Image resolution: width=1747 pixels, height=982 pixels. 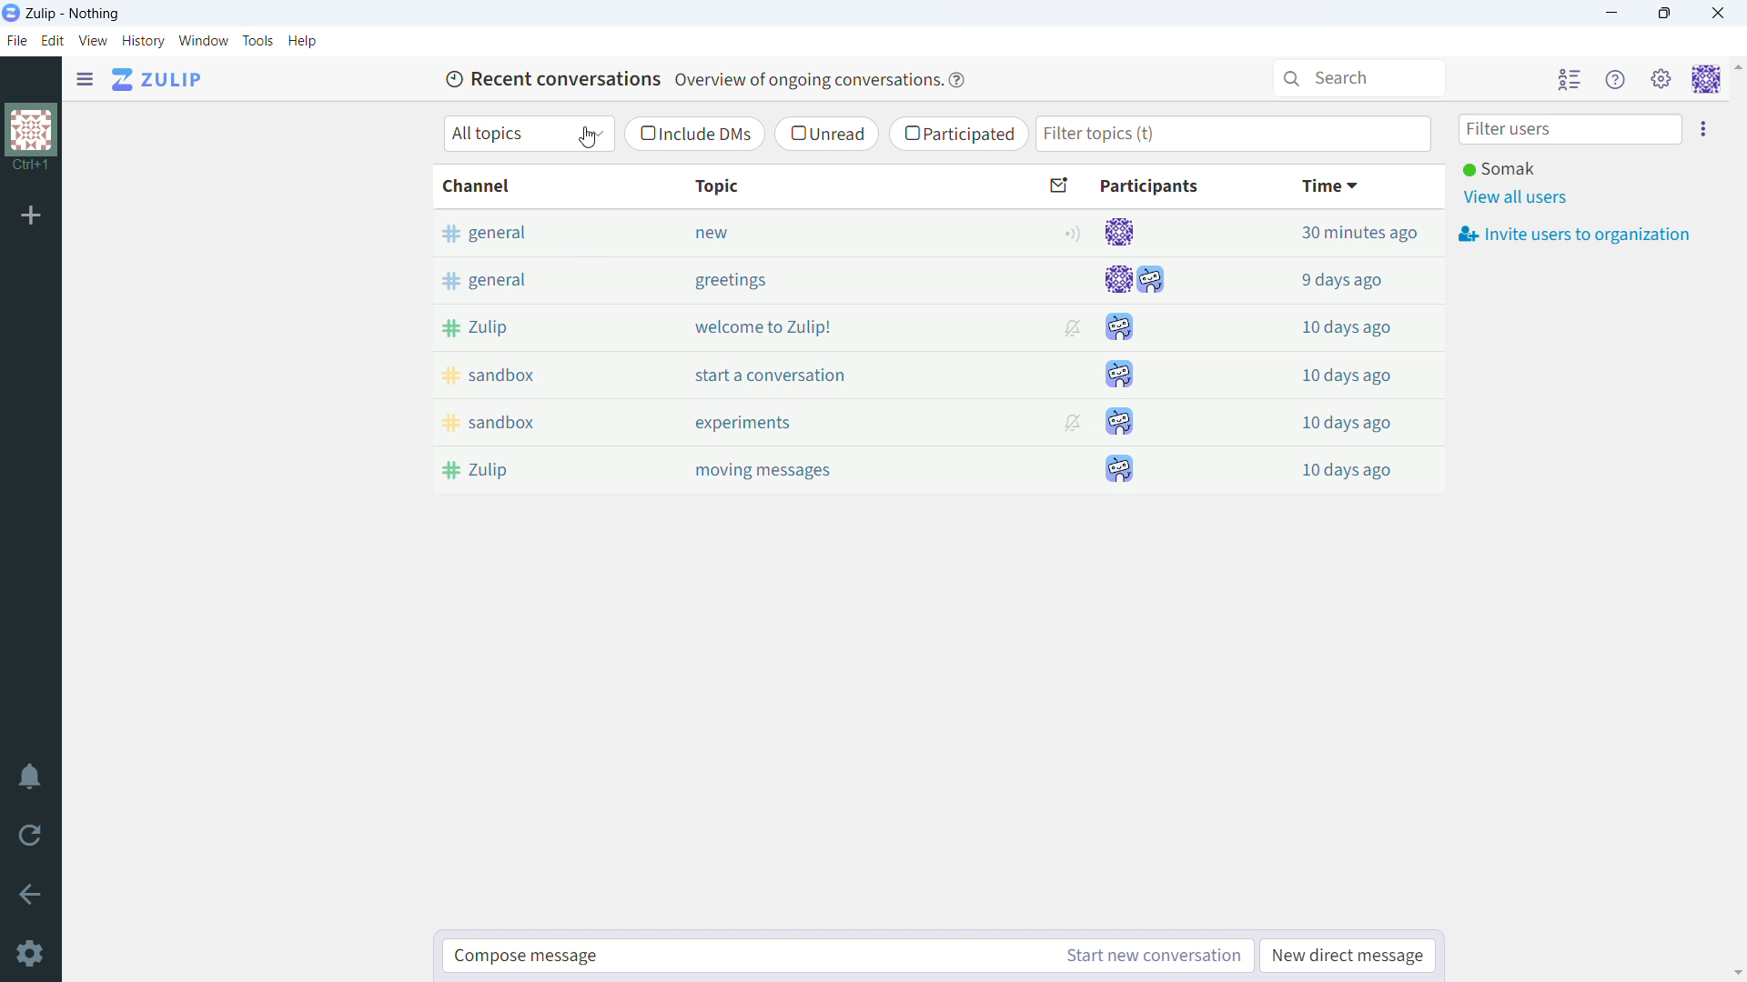 What do you see at coordinates (813, 327) in the screenshot?
I see `welcome to Zulip!` at bounding box center [813, 327].